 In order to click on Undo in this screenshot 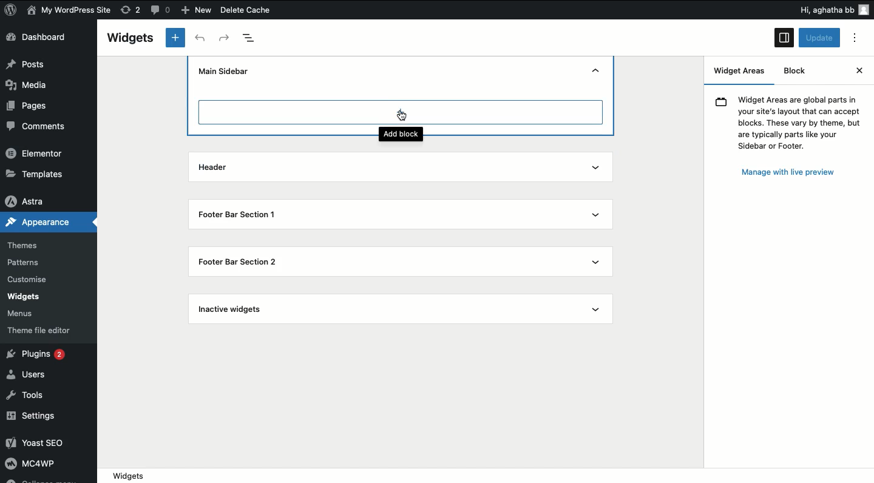, I will do `click(202, 38)`.